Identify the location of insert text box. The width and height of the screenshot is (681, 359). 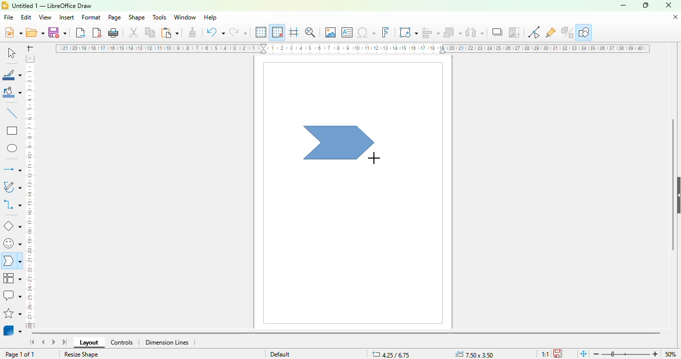
(347, 32).